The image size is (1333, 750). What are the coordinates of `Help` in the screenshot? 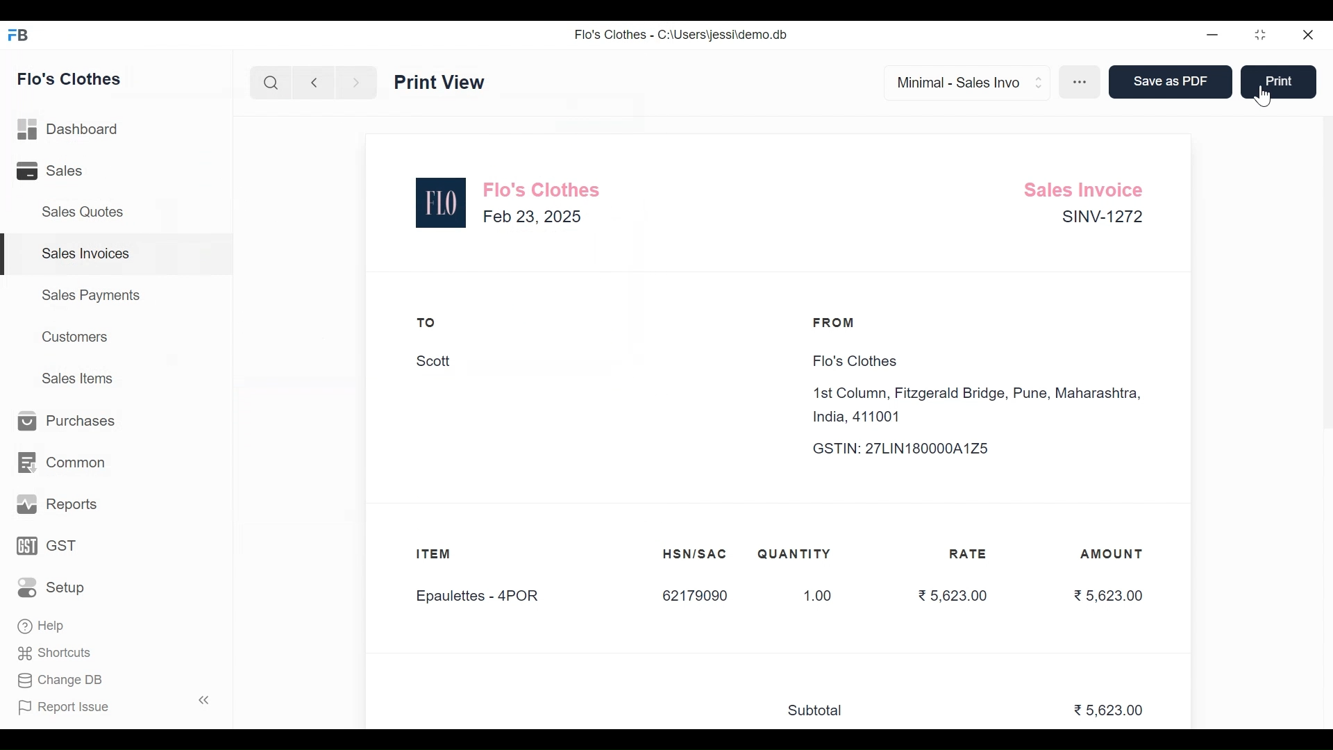 It's located at (42, 628).